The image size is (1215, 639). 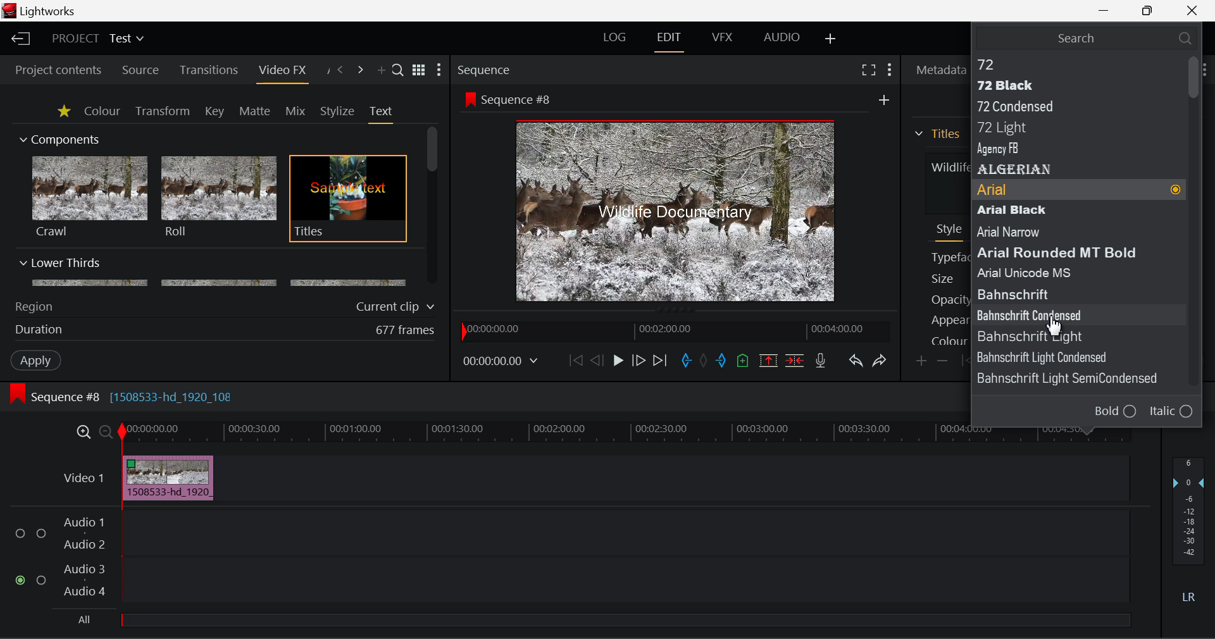 What do you see at coordinates (576, 361) in the screenshot?
I see `To Start` at bounding box center [576, 361].